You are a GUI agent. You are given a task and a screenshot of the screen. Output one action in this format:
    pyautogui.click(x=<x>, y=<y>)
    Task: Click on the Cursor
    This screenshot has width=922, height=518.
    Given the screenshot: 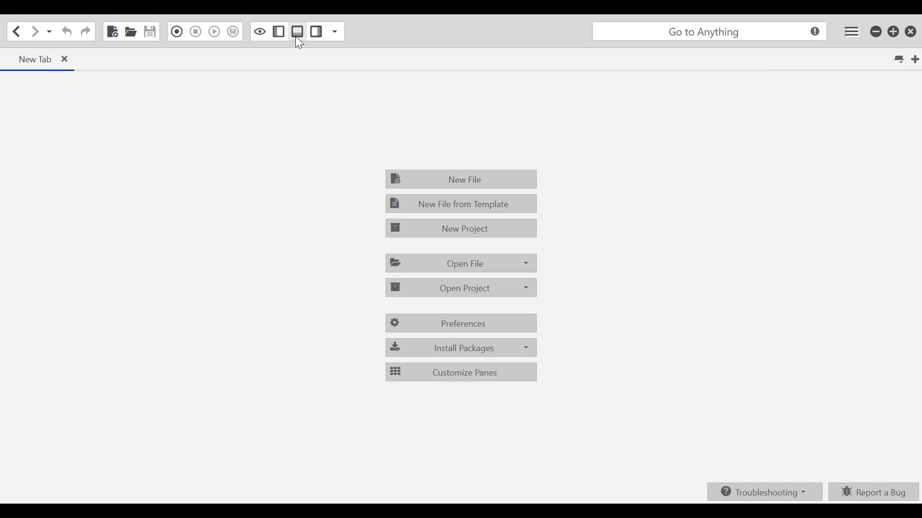 What is the action you would take?
    pyautogui.click(x=299, y=43)
    